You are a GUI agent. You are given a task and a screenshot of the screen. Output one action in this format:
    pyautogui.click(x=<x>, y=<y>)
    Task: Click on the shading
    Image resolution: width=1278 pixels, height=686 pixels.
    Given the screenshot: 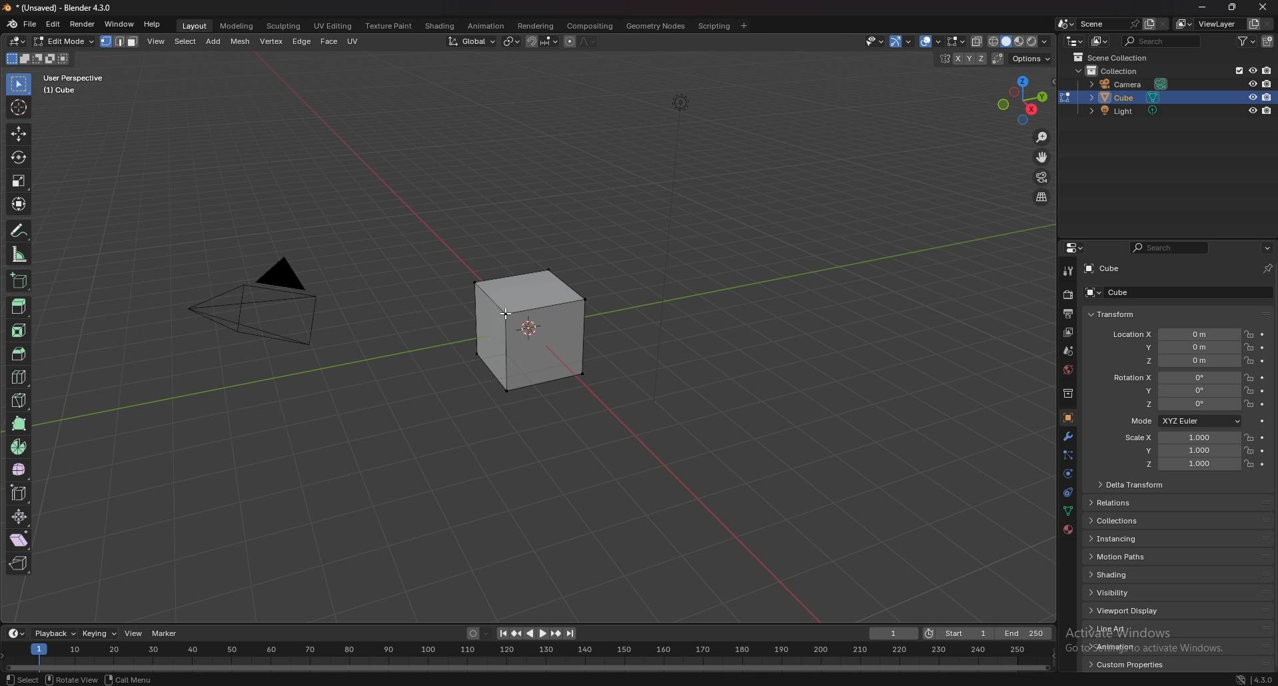 What is the action you would take?
    pyautogui.click(x=440, y=27)
    